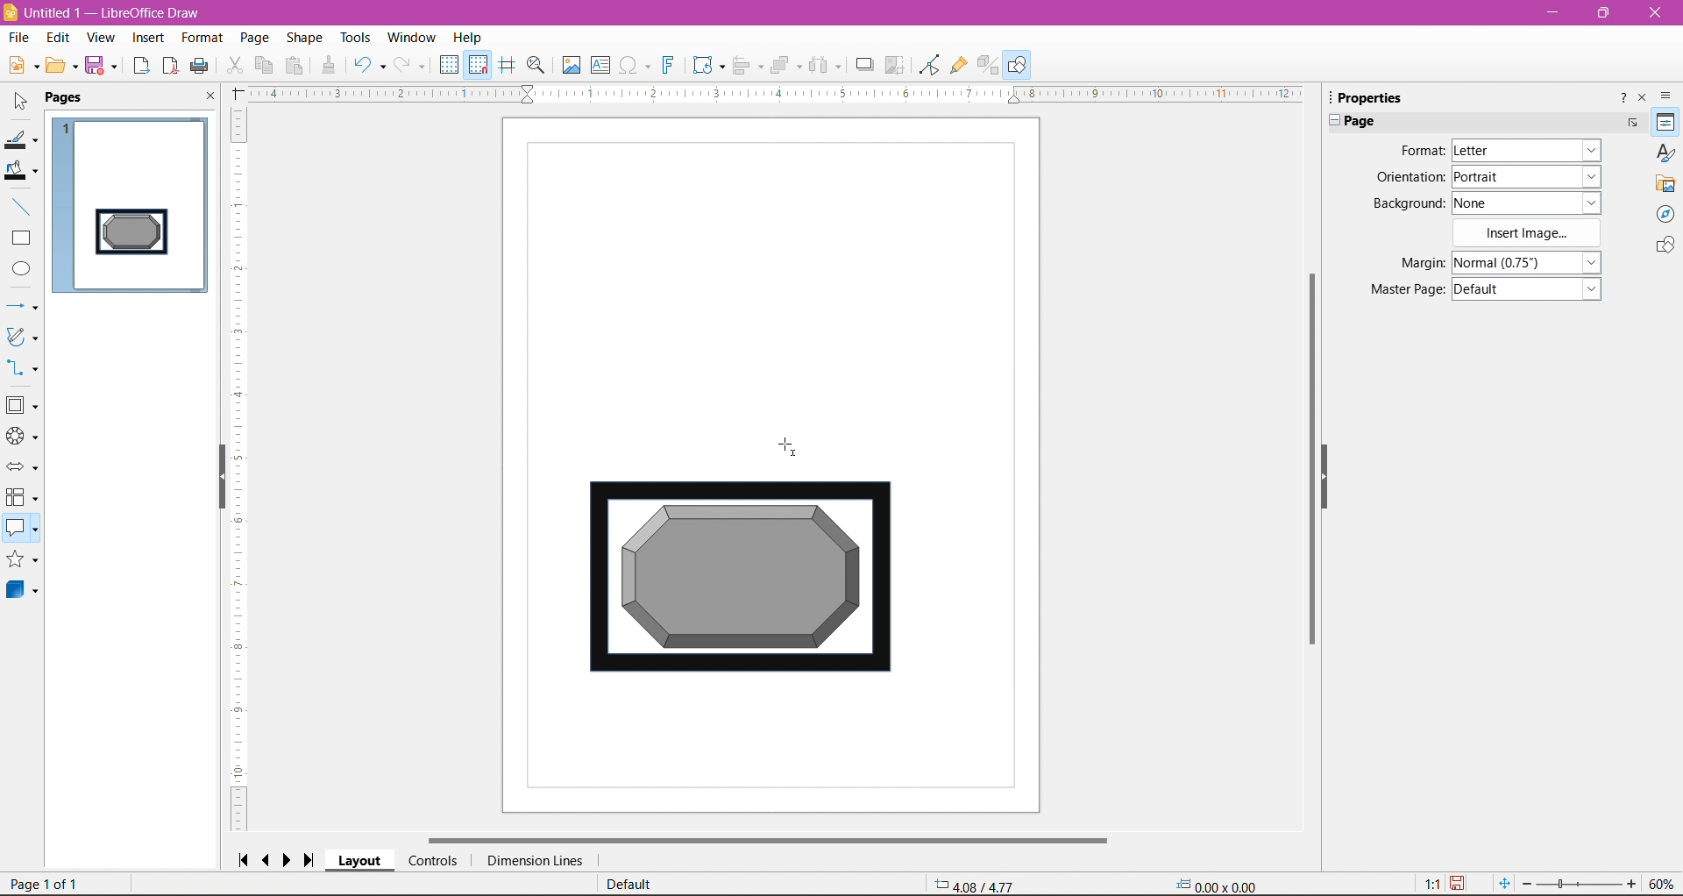  I want to click on Pages, so click(67, 98).